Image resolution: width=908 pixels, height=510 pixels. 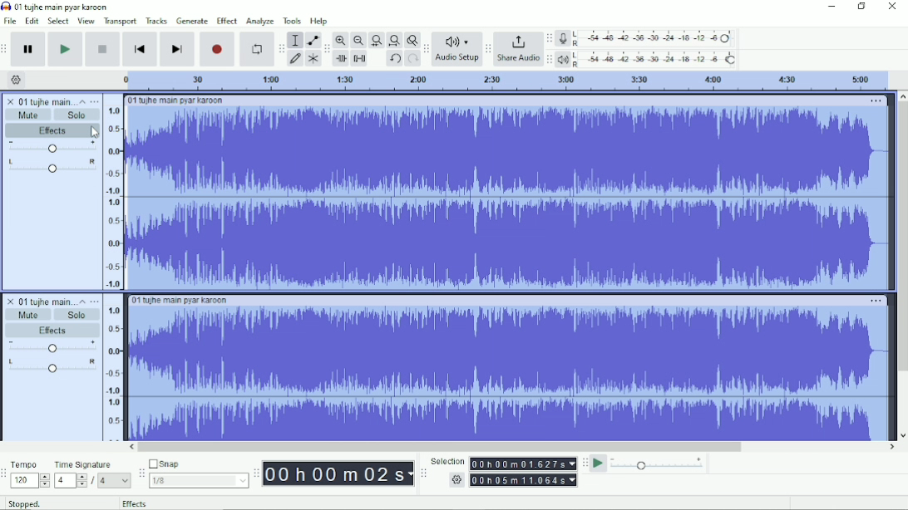 What do you see at coordinates (510, 373) in the screenshot?
I see `Audio` at bounding box center [510, 373].